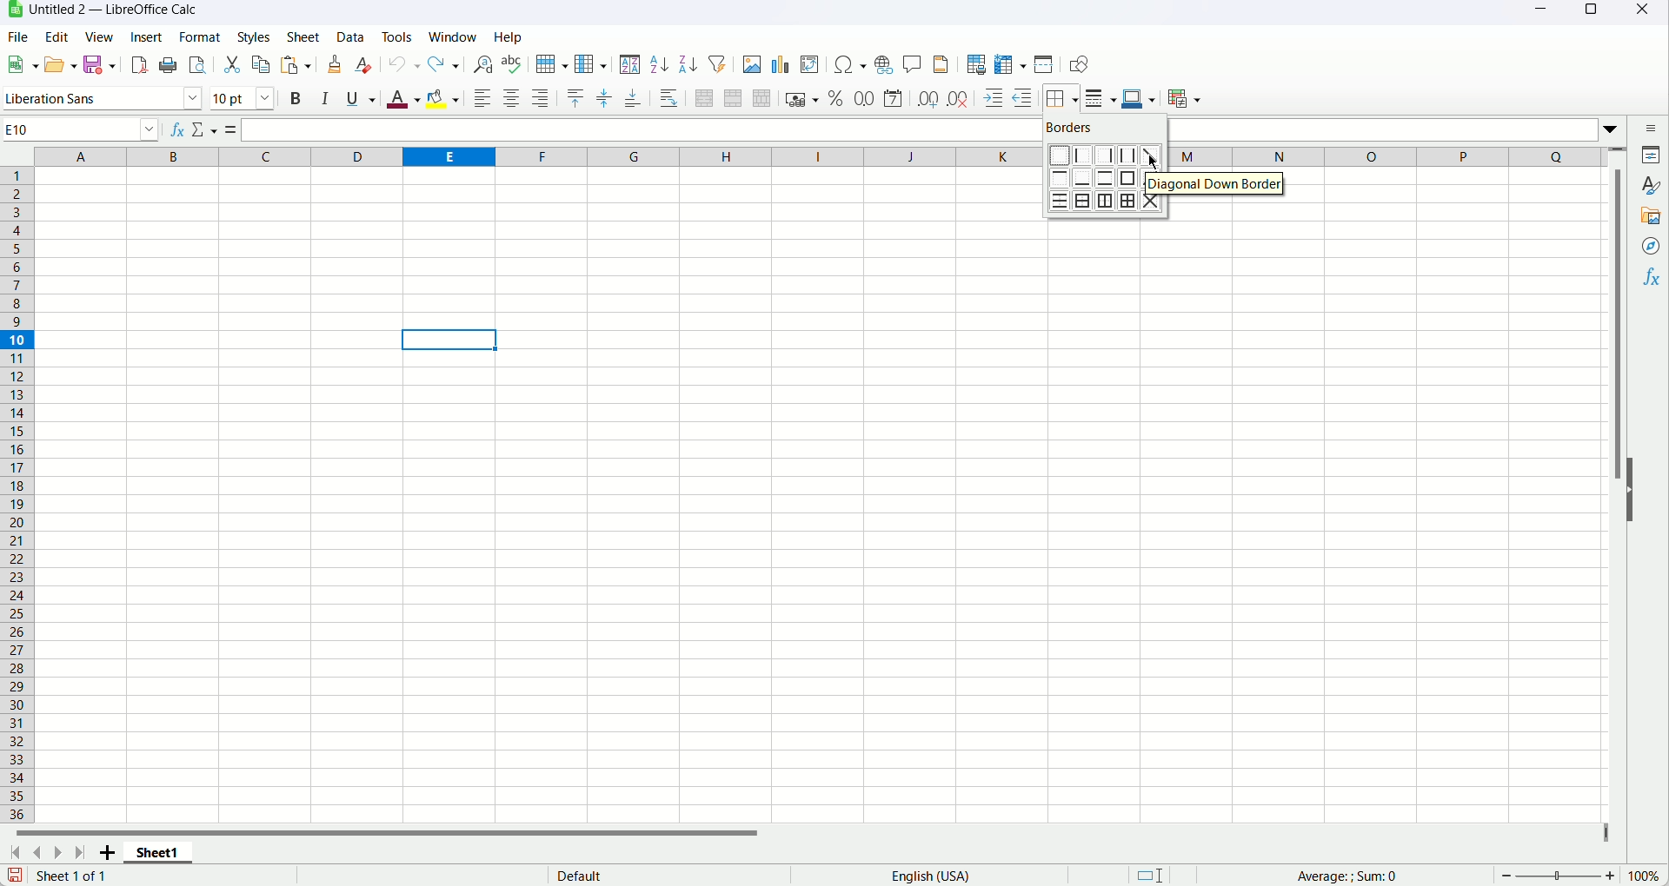  Describe the element at coordinates (1082, 155) in the screenshot. I see `Left border` at that location.